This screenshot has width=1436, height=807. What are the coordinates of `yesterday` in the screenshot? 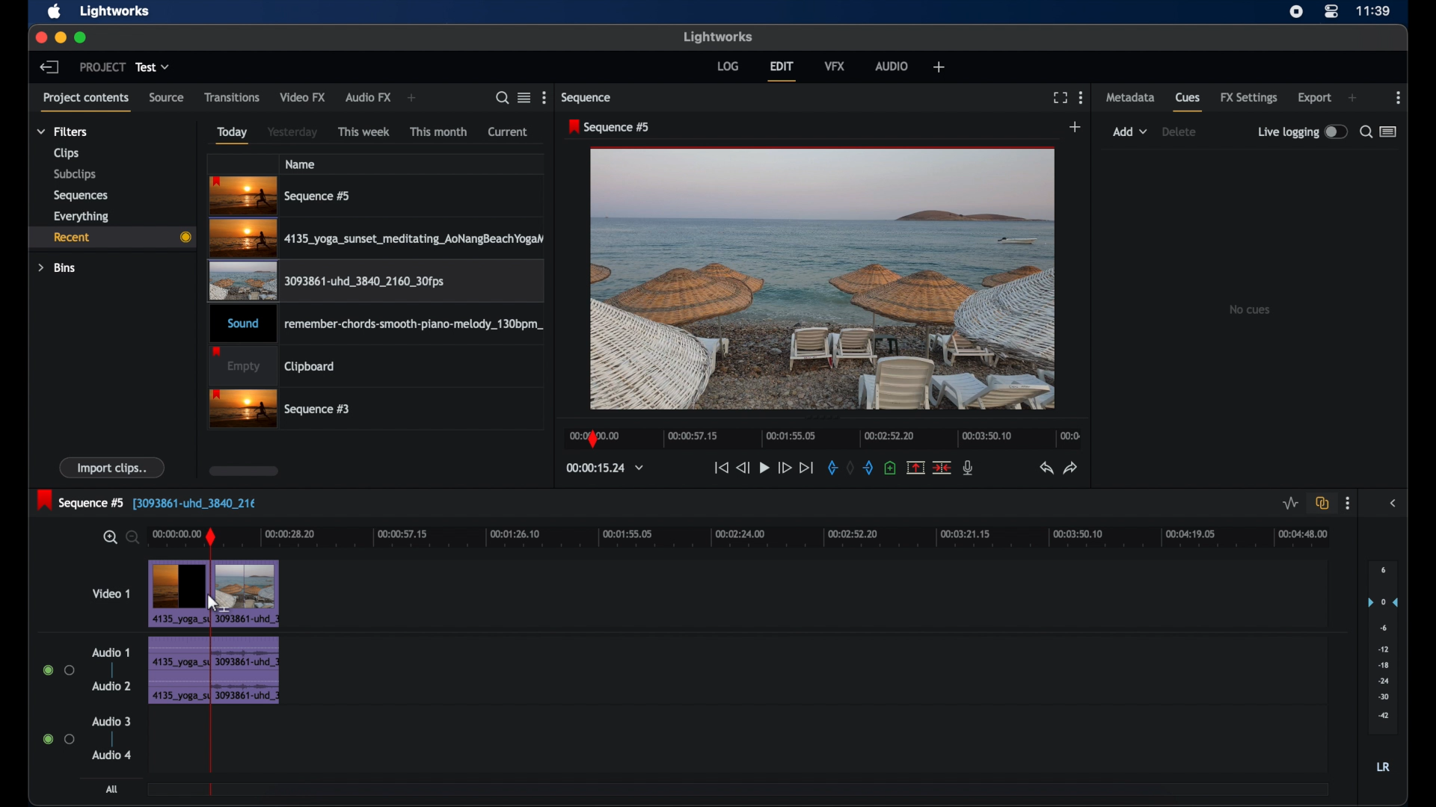 It's located at (292, 132).